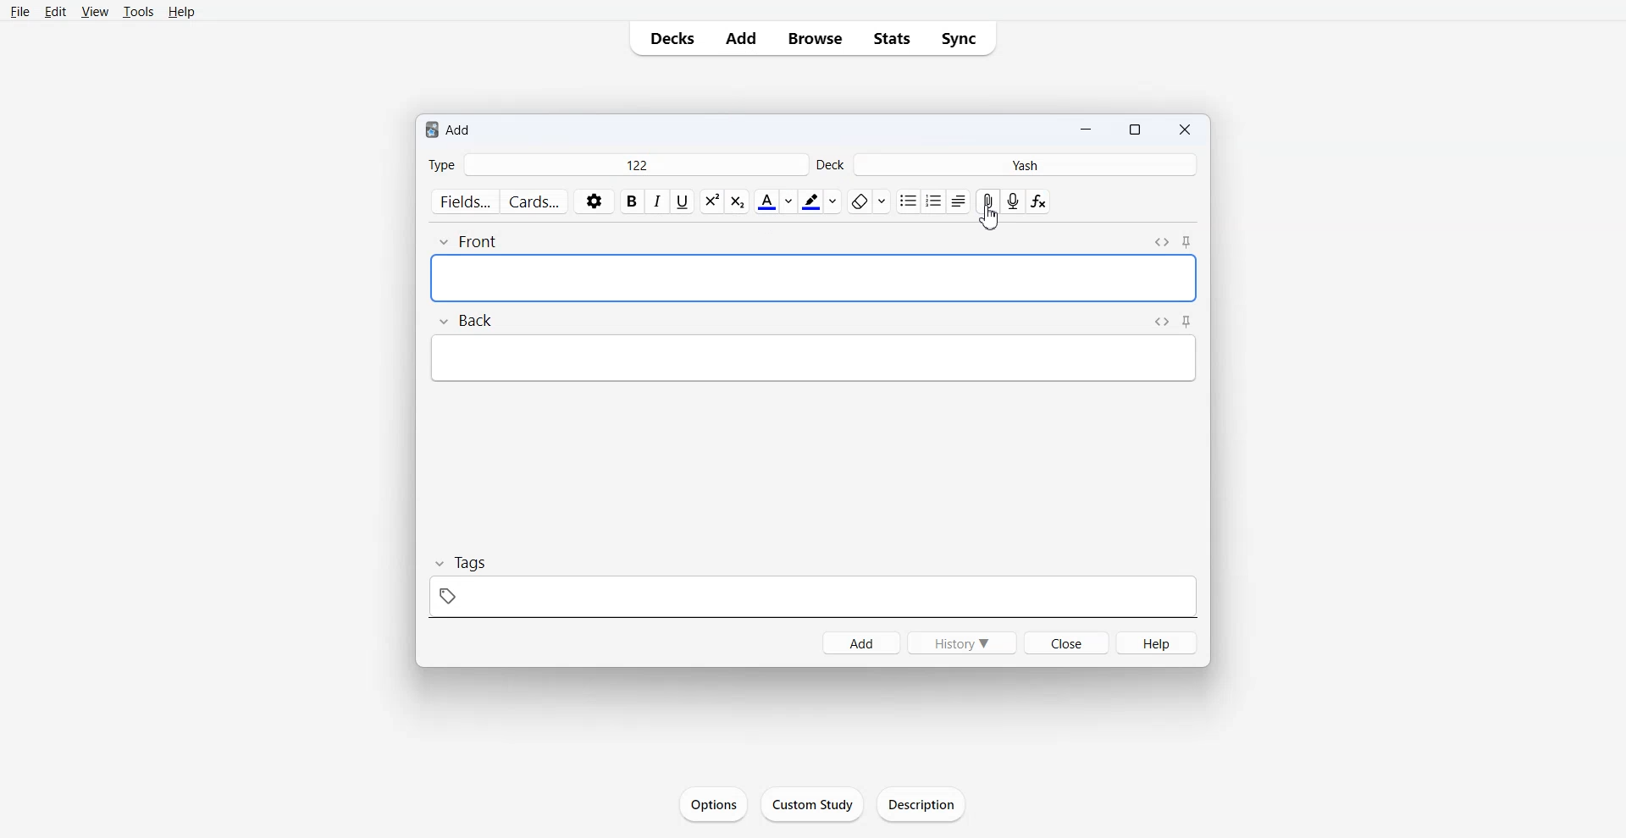 This screenshot has height=838, width=1626. I want to click on Underline, so click(683, 202).